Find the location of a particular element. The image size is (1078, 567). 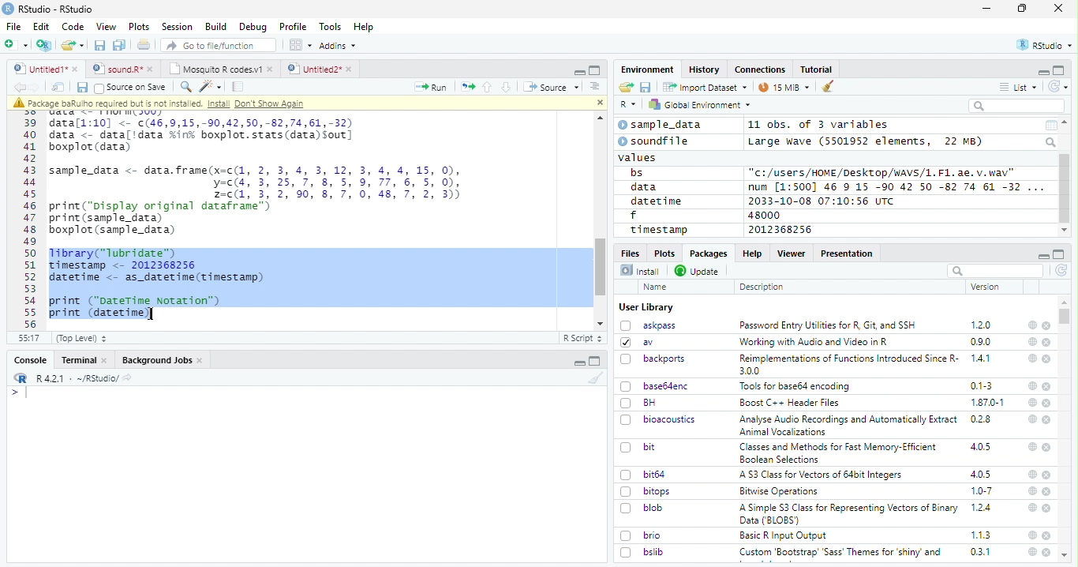

Password Entry Utilities for R, Git, and SSH is located at coordinates (828, 325).